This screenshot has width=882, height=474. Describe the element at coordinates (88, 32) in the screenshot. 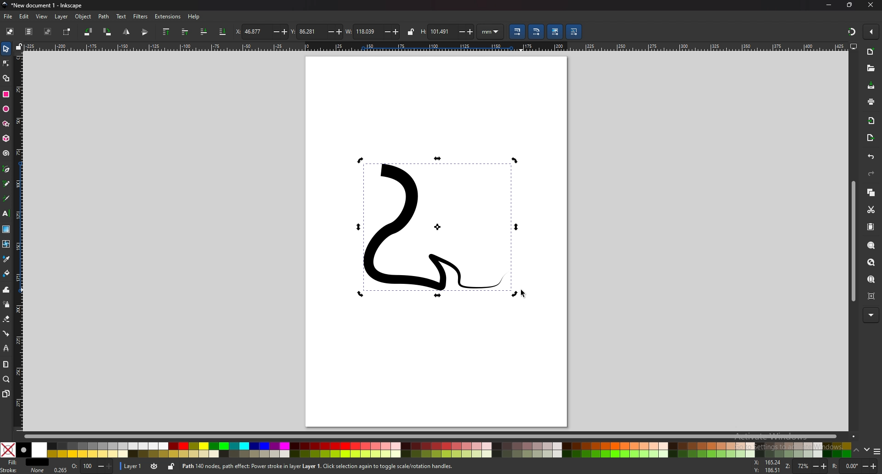

I see `rotate 90 degree ccw` at that location.